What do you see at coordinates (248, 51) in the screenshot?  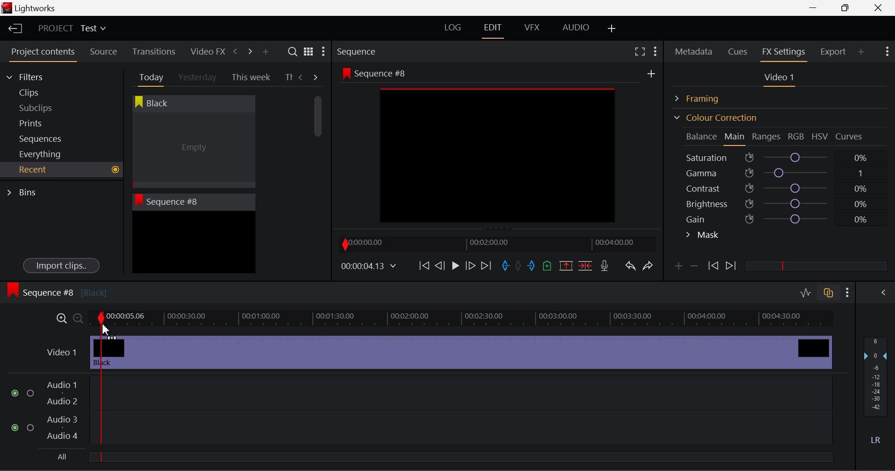 I see `Next Panel` at bounding box center [248, 51].